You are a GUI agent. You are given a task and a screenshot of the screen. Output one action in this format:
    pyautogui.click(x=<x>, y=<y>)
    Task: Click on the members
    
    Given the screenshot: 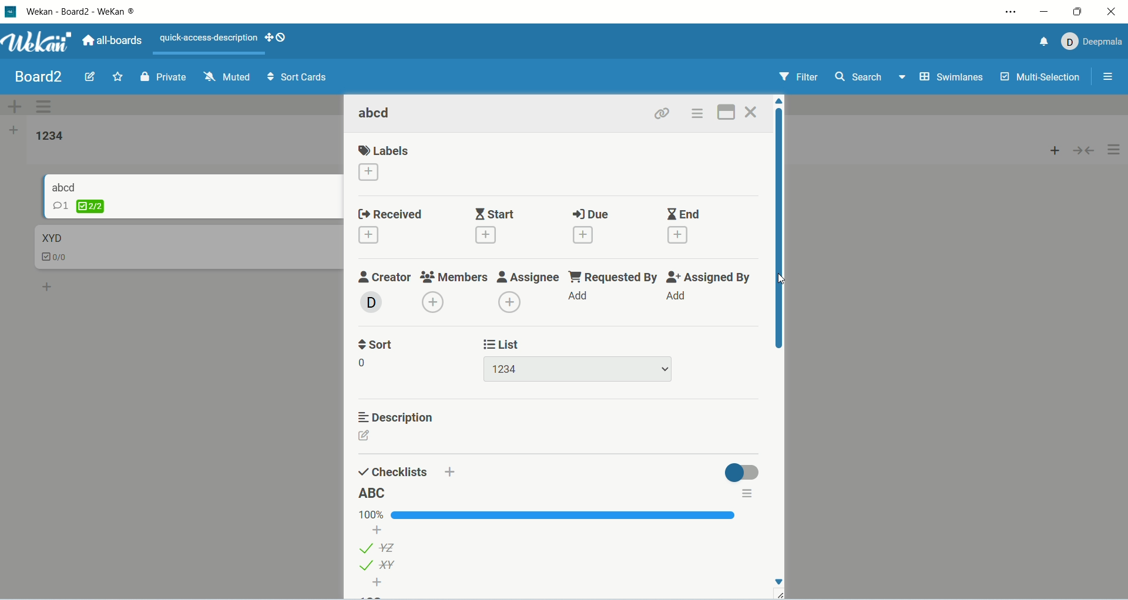 What is the action you would take?
    pyautogui.click(x=454, y=276)
    